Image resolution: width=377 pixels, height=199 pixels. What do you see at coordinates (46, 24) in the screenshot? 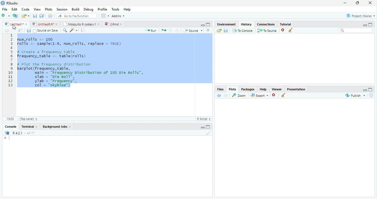
I see `© UntitedRR* *` at bounding box center [46, 24].